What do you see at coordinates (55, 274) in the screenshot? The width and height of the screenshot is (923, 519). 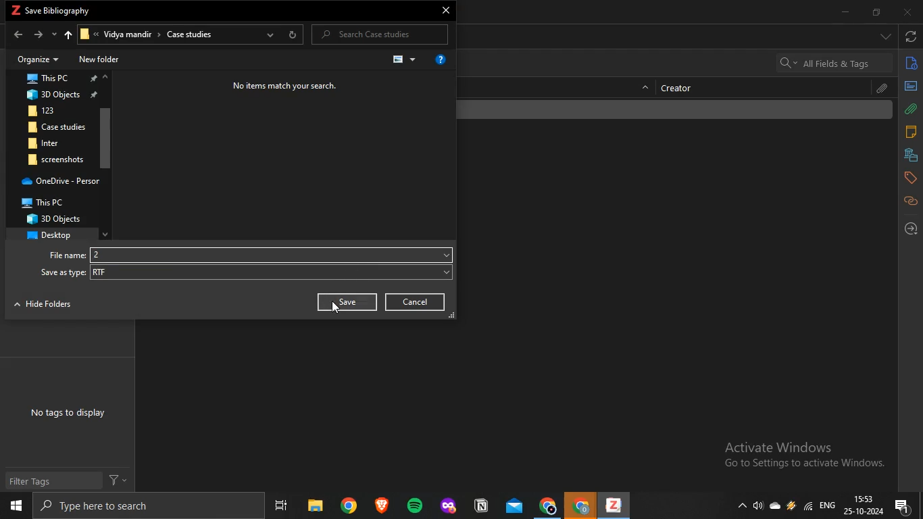 I see `‘Save as type:` at bounding box center [55, 274].